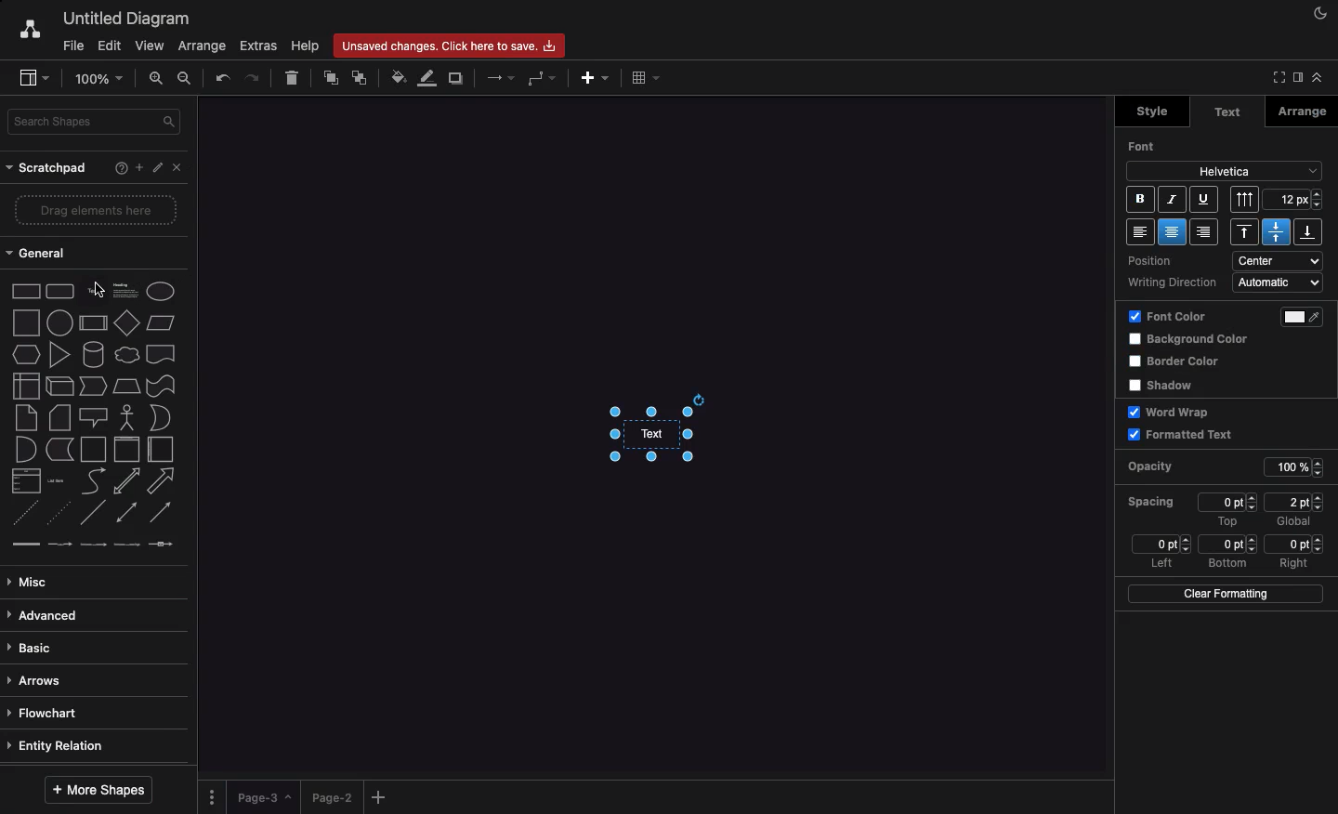 The image size is (1338, 814). Describe the element at coordinates (1227, 564) in the screenshot. I see `Bottom` at that location.